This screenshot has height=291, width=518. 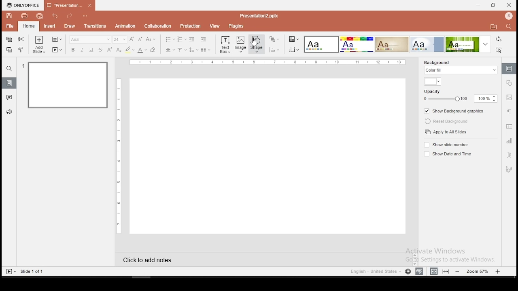 What do you see at coordinates (109, 49) in the screenshot?
I see `superscript` at bounding box center [109, 49].